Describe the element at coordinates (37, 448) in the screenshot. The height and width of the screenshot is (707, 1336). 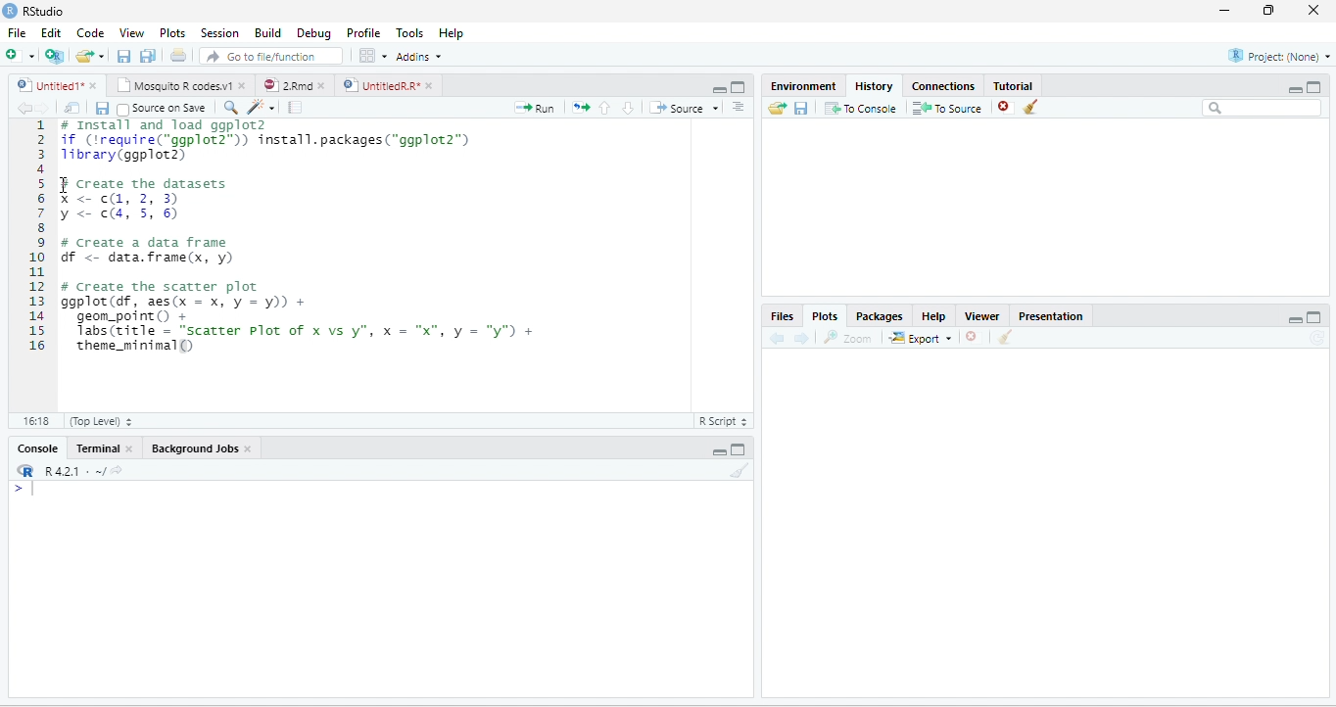
I see `Console` at that location.